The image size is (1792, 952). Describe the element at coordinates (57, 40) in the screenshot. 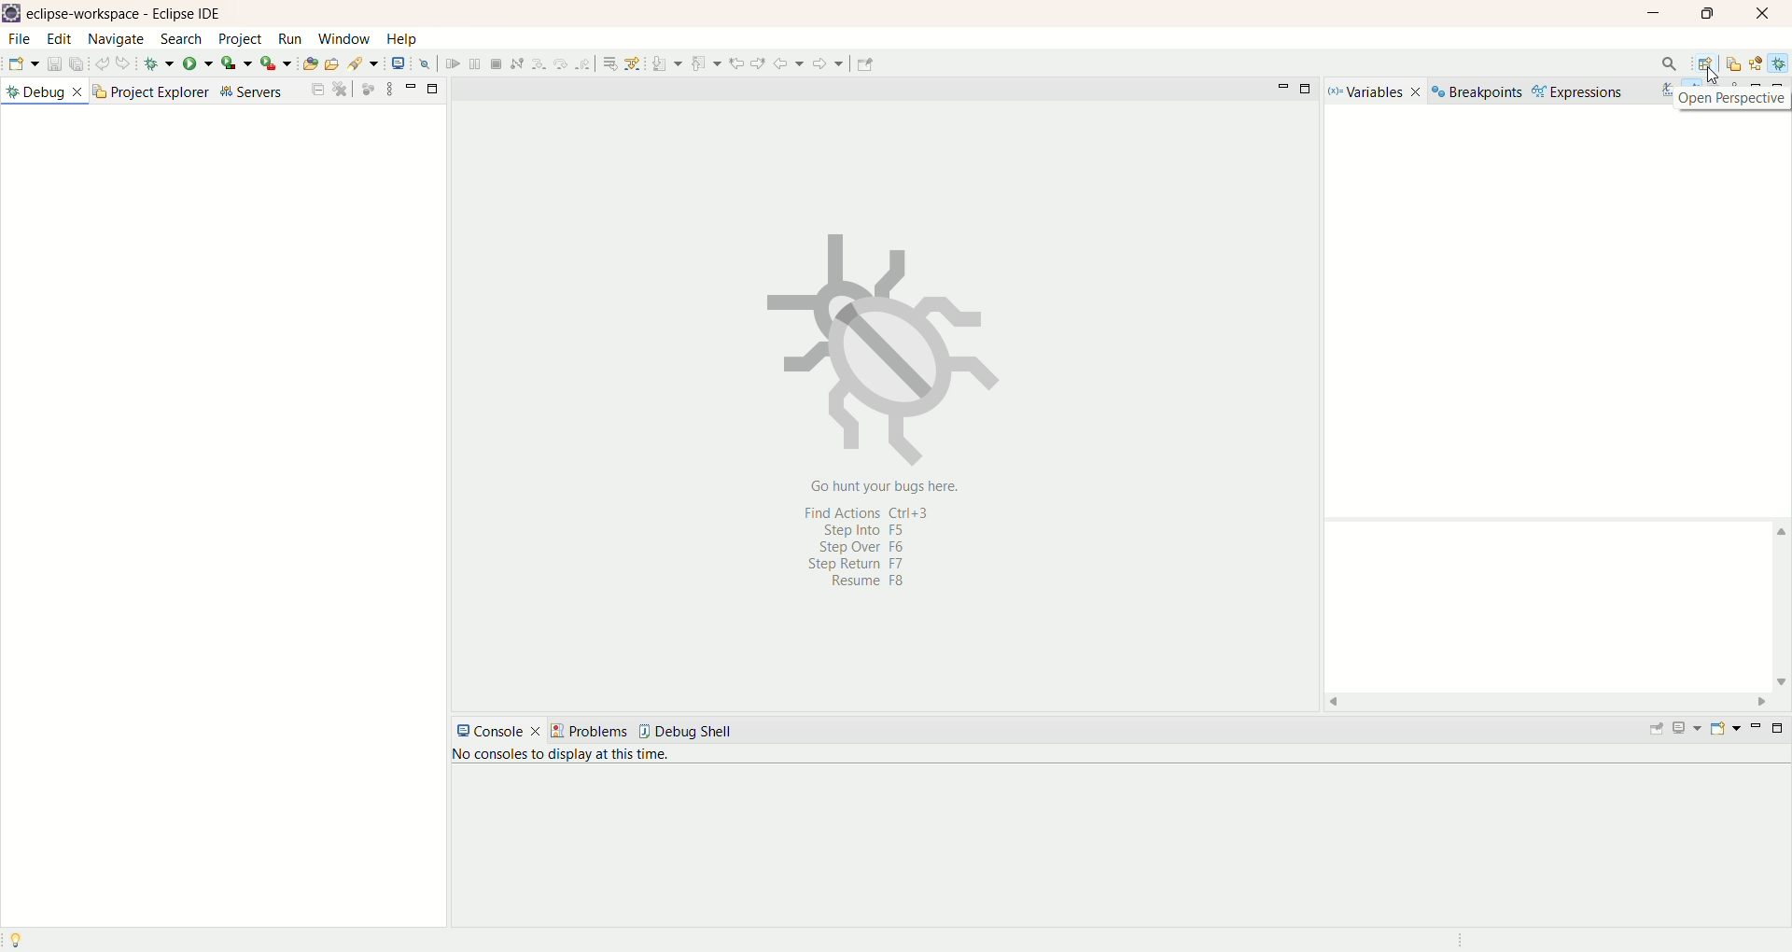

I see `edit` at that location.